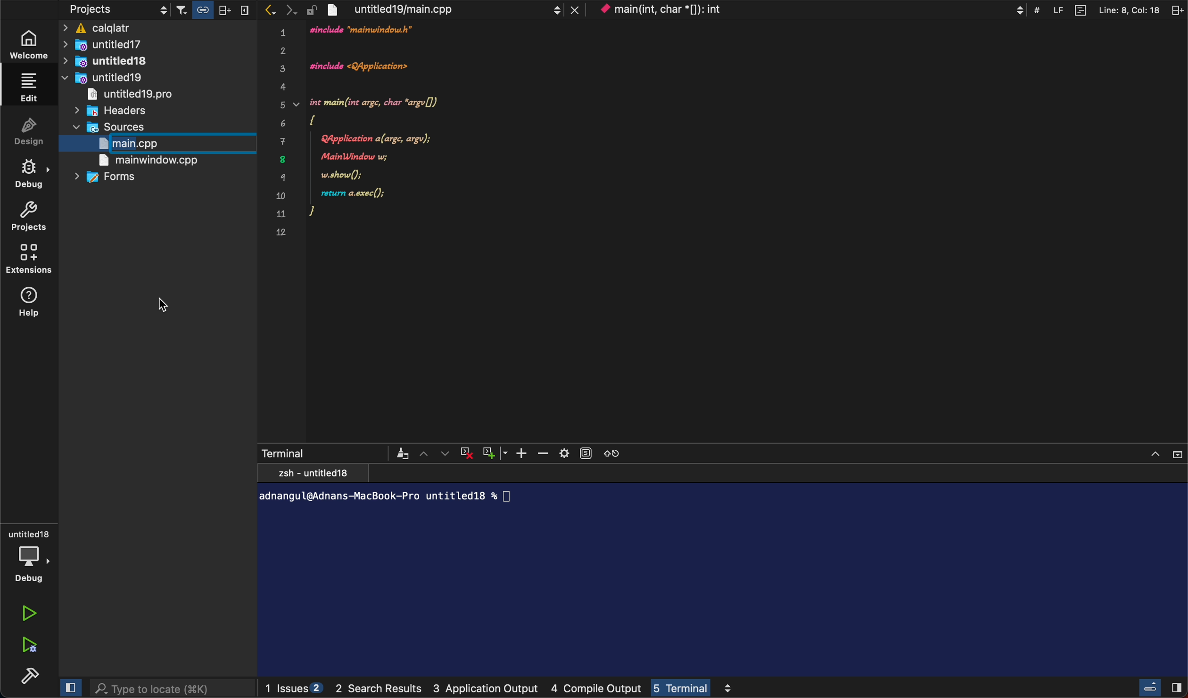  I want to click on Refresh, so click(612, 452).